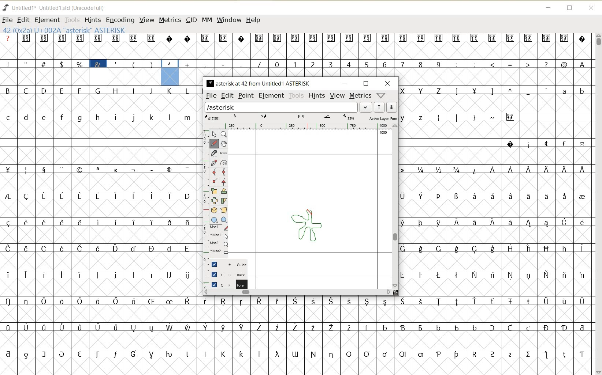 Image resolution: width=602 pixels, height=375 pixels. What do you see at coordinates (226, 274) in the screenshot?
I see `BACKGROUND` at bounding box center [226, 274].